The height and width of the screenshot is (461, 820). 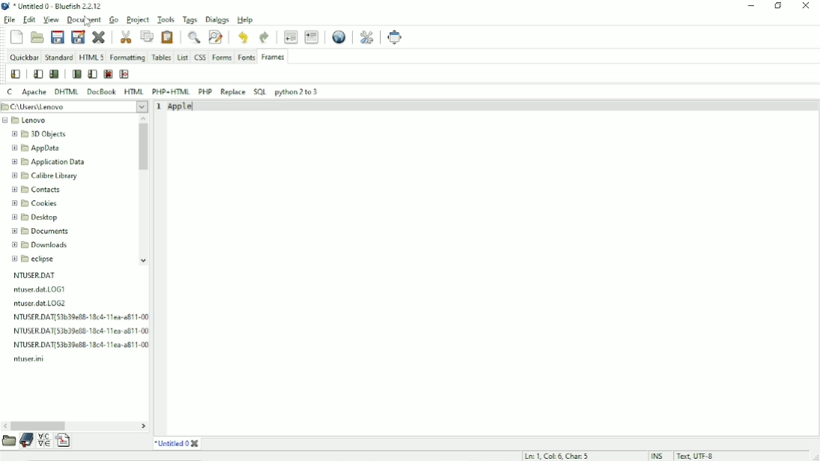 I want to click on SQL, so click(x=259, y=90).